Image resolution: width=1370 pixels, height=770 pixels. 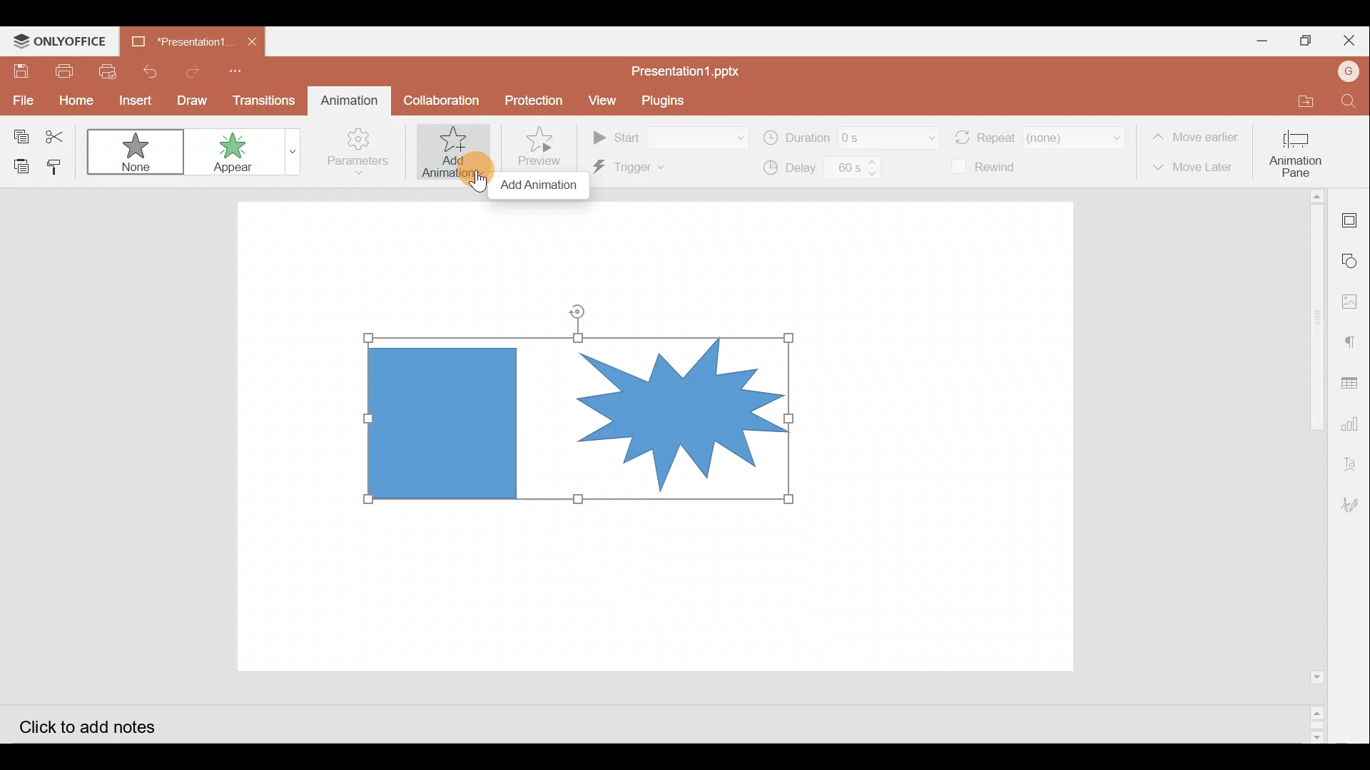 I want to click on Text Art settings, so click(x=1354, y=458).